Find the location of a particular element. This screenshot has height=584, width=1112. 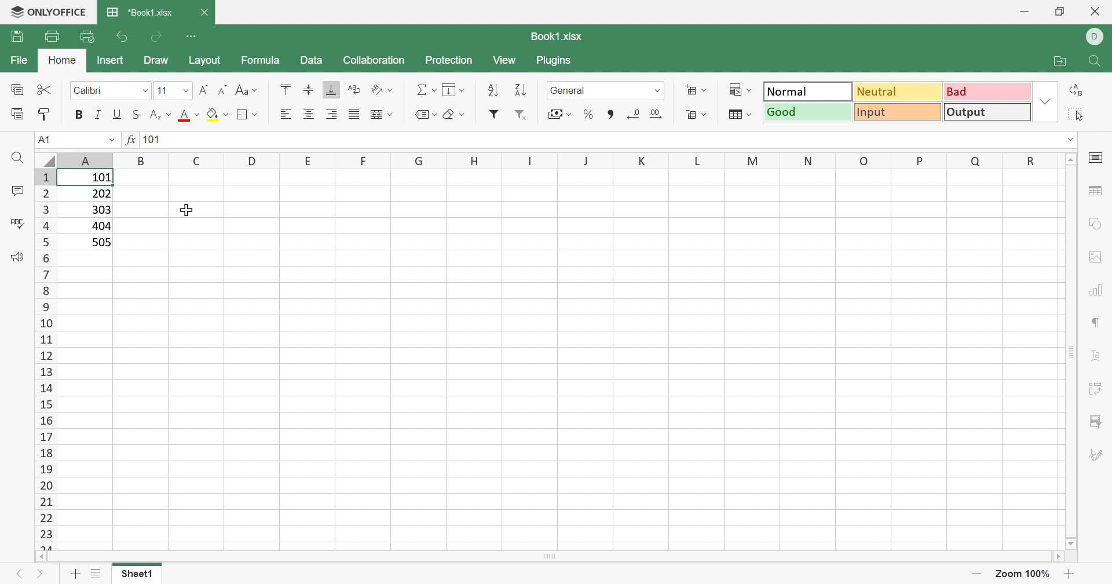

Close is located at coordinates (1094, 13).